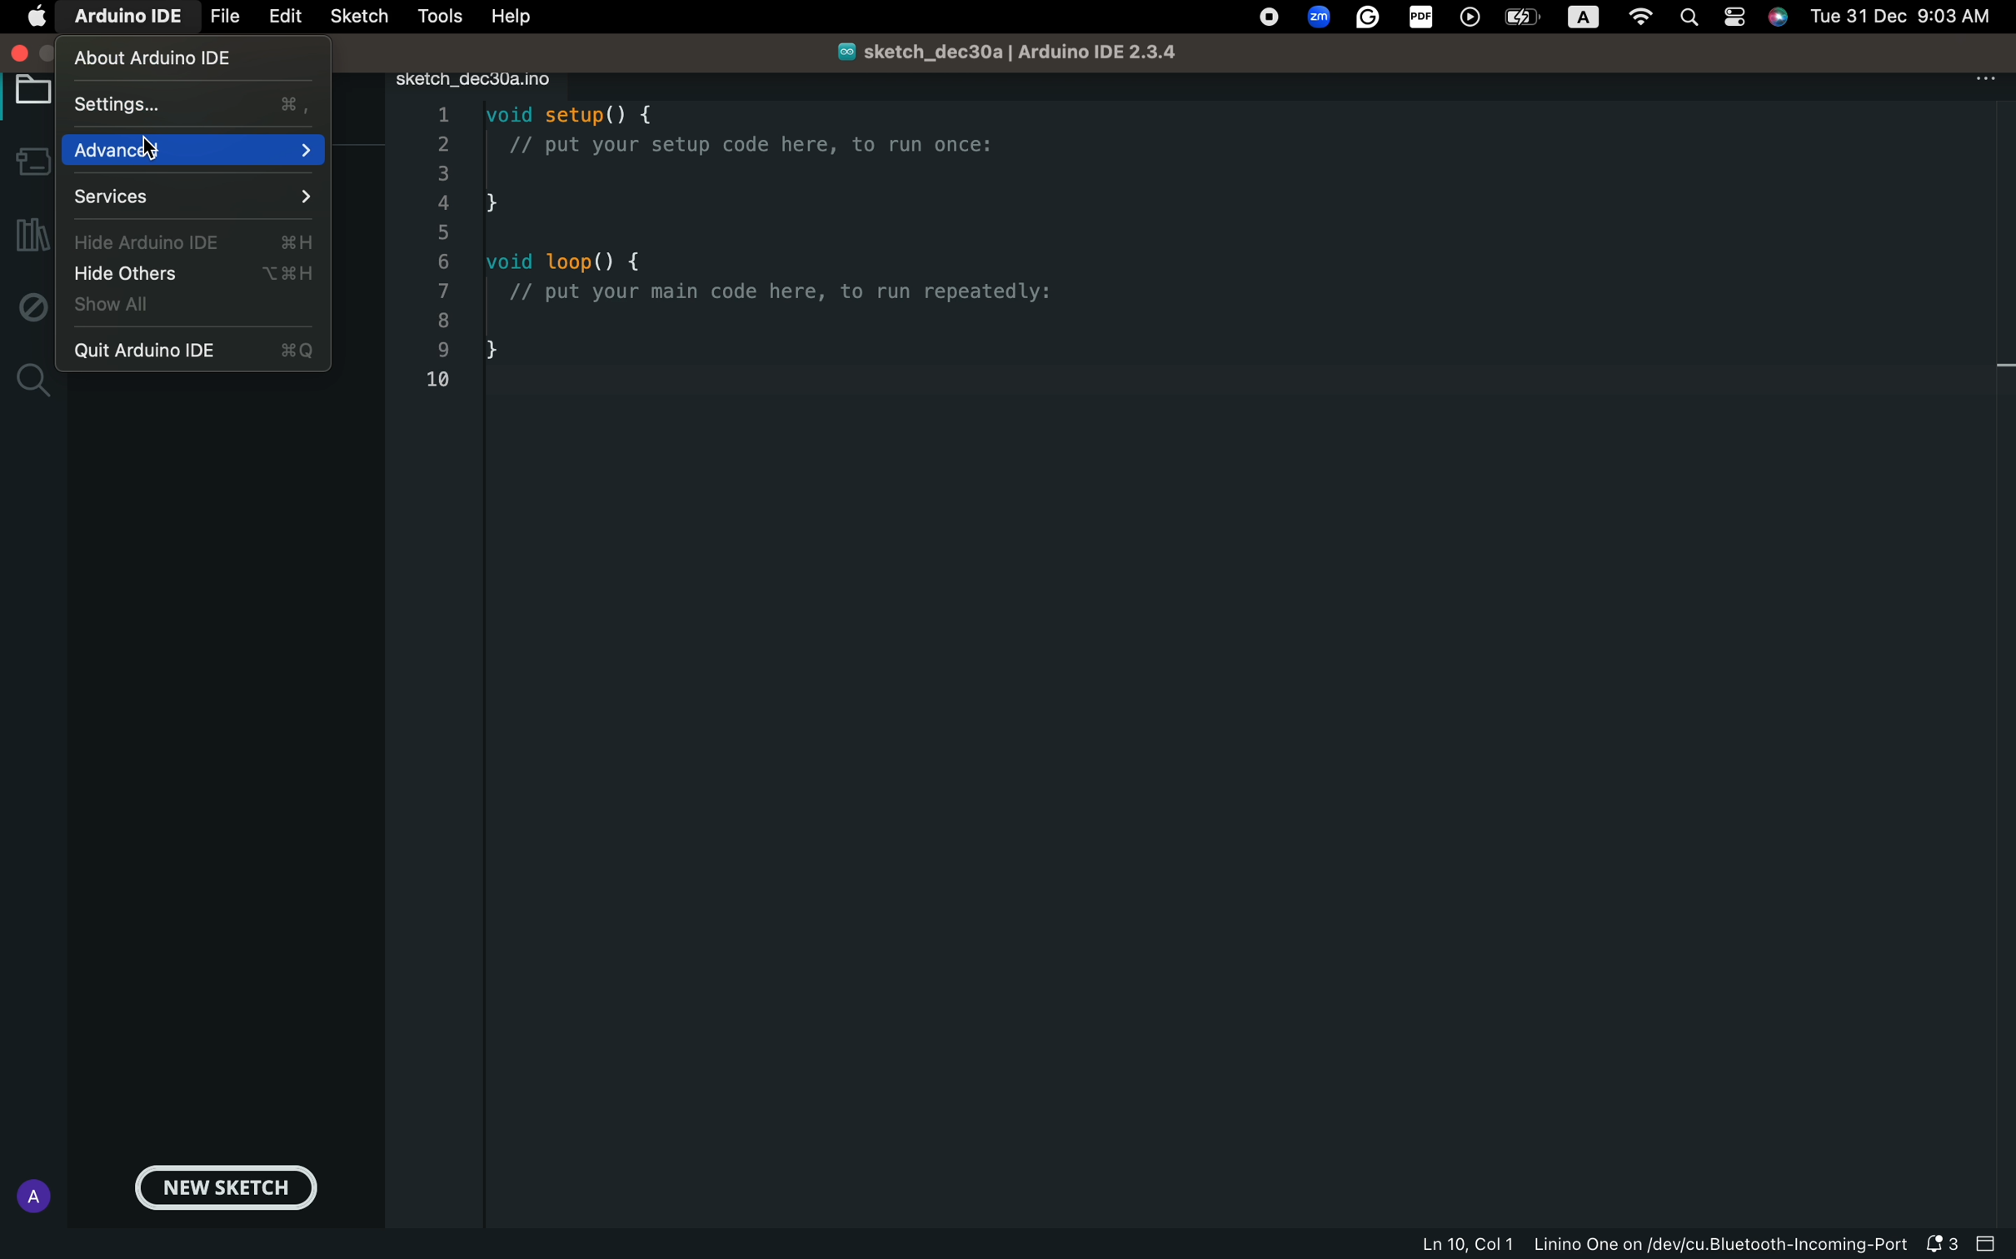  What do you see at coordinates (982, 50) in the screenshot?
I see `file name` at bounding box center [982, 50].